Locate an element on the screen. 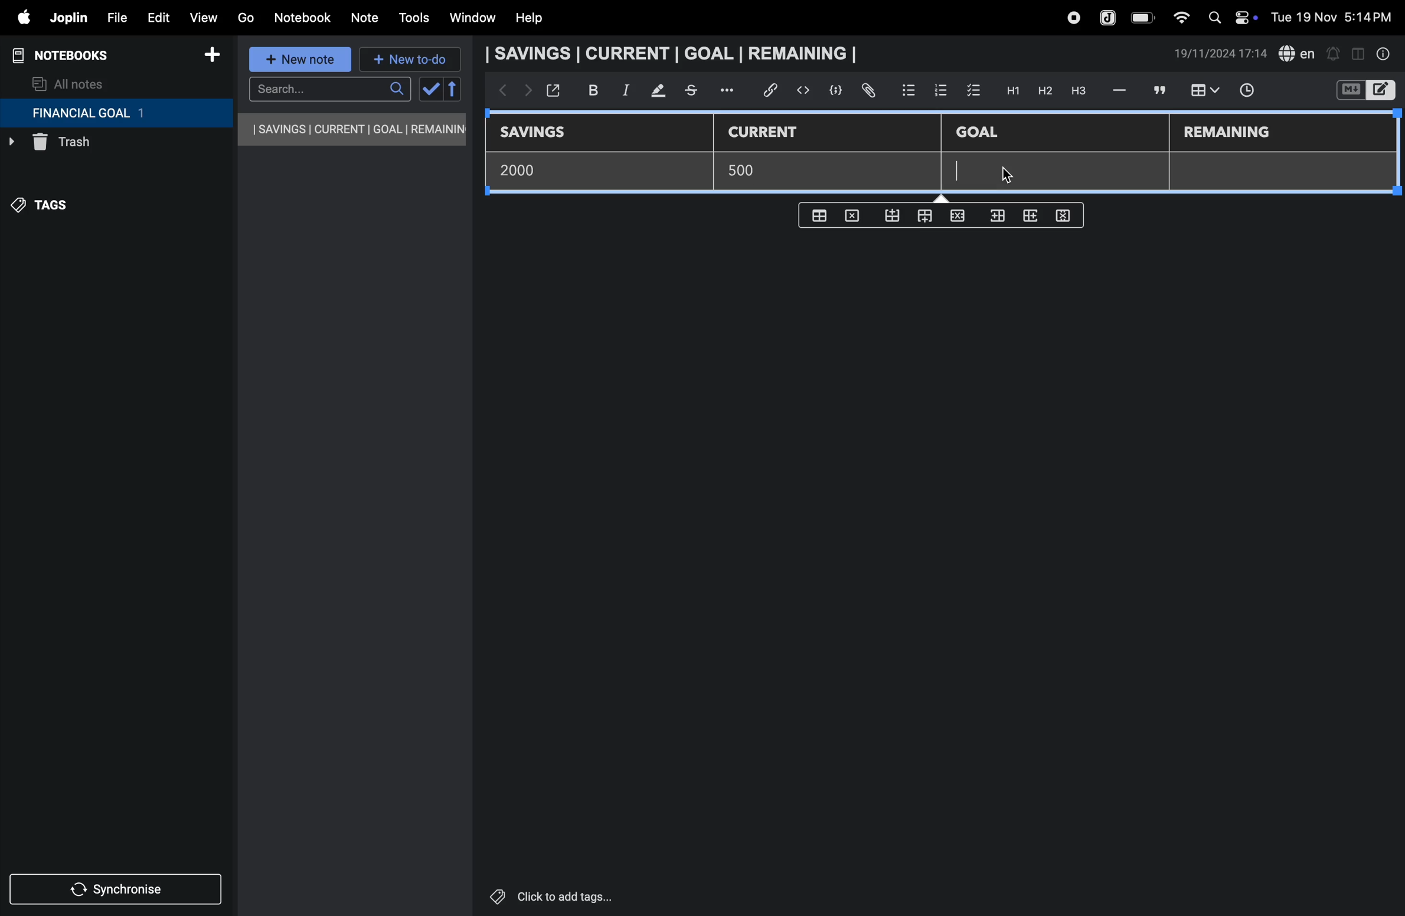 The width and height of the screenshot is (1405, 916). 2000 is located at coordinates (527, 169).